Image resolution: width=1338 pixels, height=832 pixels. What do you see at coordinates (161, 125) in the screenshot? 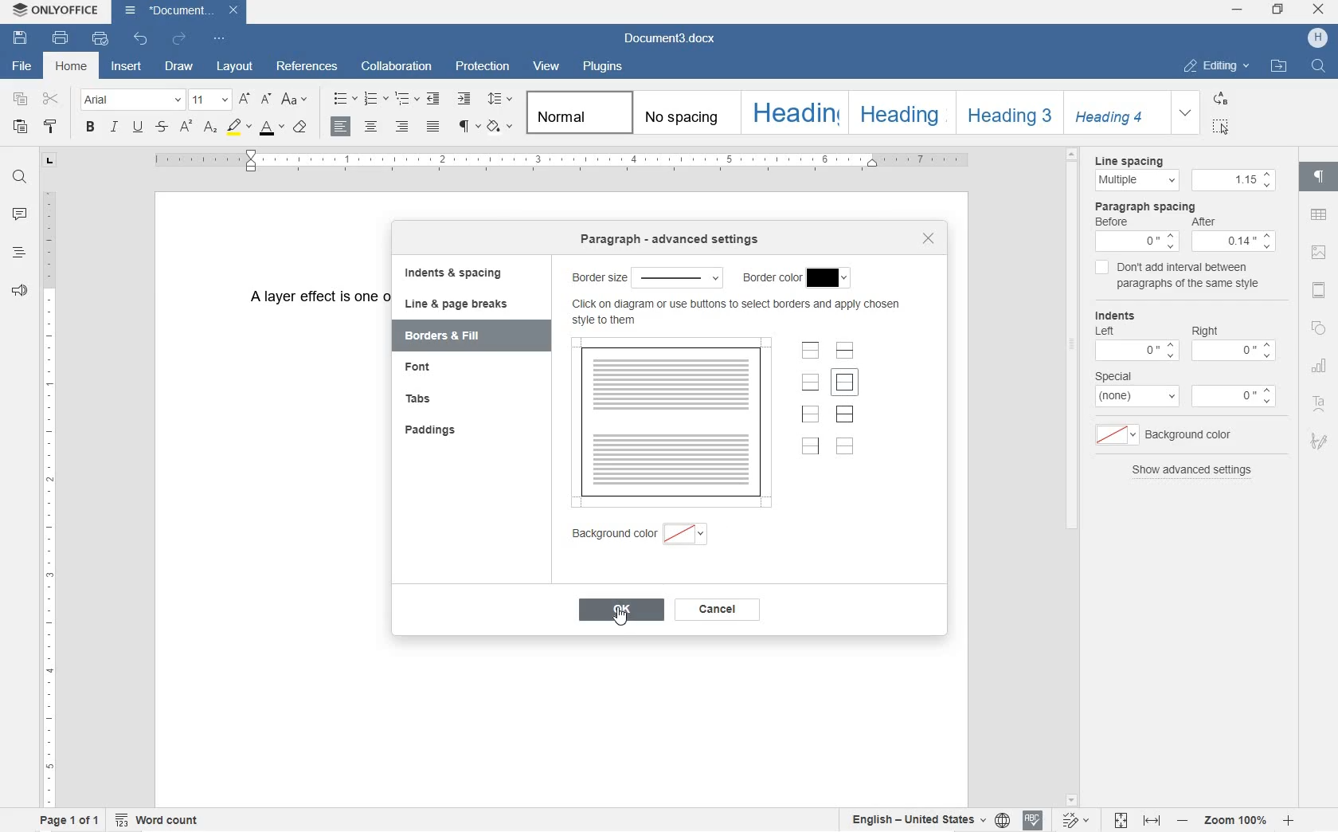
I see `STRIKETHROUGH` at bounding box center [161, 125].